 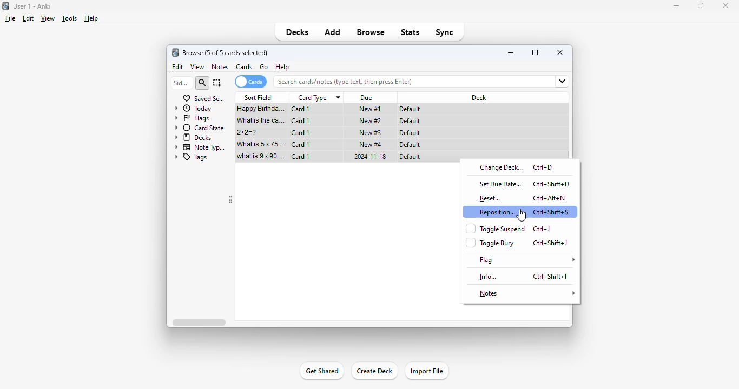 What do you see at coordinates (282, 66) in the screenshot?
I see `help` at bounding box center [282, 66].